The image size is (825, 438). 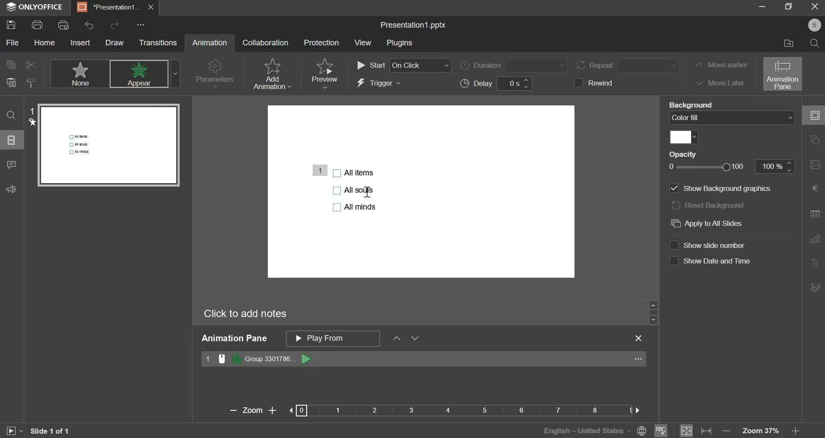 I want to click on draw, so click(x=114, y=43).